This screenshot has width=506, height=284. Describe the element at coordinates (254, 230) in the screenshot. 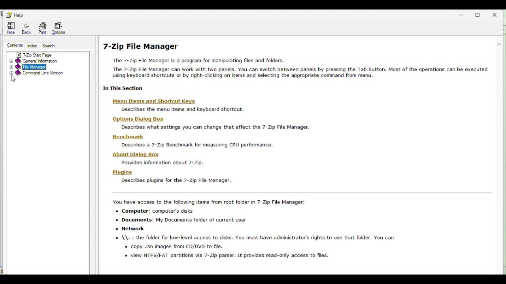

I see `You have access to the following items from root folder in 7-Zip File Manager:
+ Computer: computer's disks
+ Documents: My Documents folder of current user
* Network
© \\. : the folder for low-level access to disks. You must have administrator's rights to use that folder. You can
+ copy iso images from CD/DVD to file.
« view NTFS/FAT partitions via 7-Zip parser. It provides read-only access to files.` at that location.